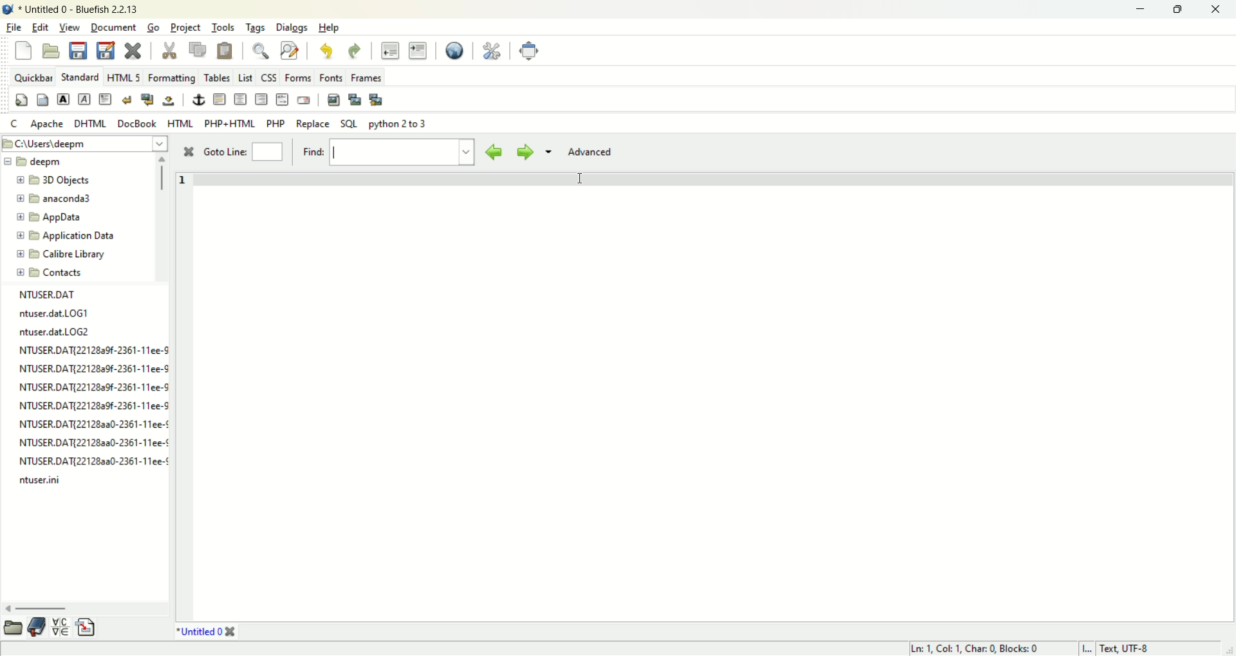 The image size is (1236, 656). What do you see at coordinates (113, 26) in the screenshot?
I see `document` at bounding box center [113, 26].